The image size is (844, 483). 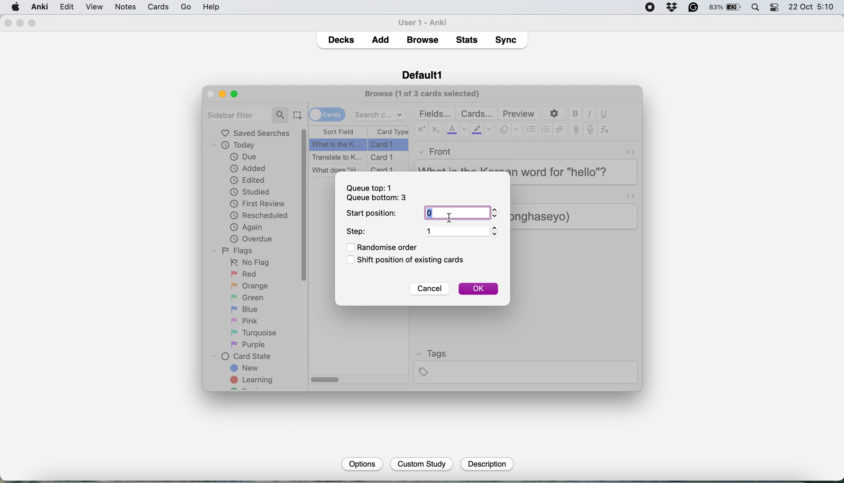 I want to click on resheduled, so click(x=261, y=216).